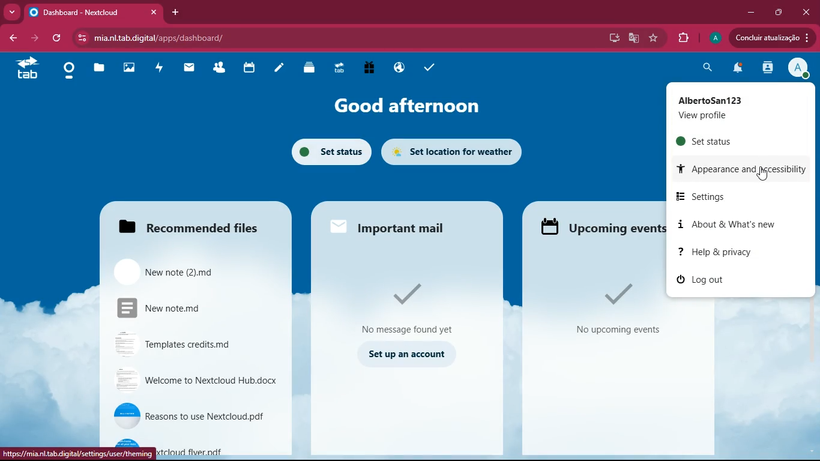  Describe the element at coordinates (342, 68) in the screenshot. I see `tab` at that location.